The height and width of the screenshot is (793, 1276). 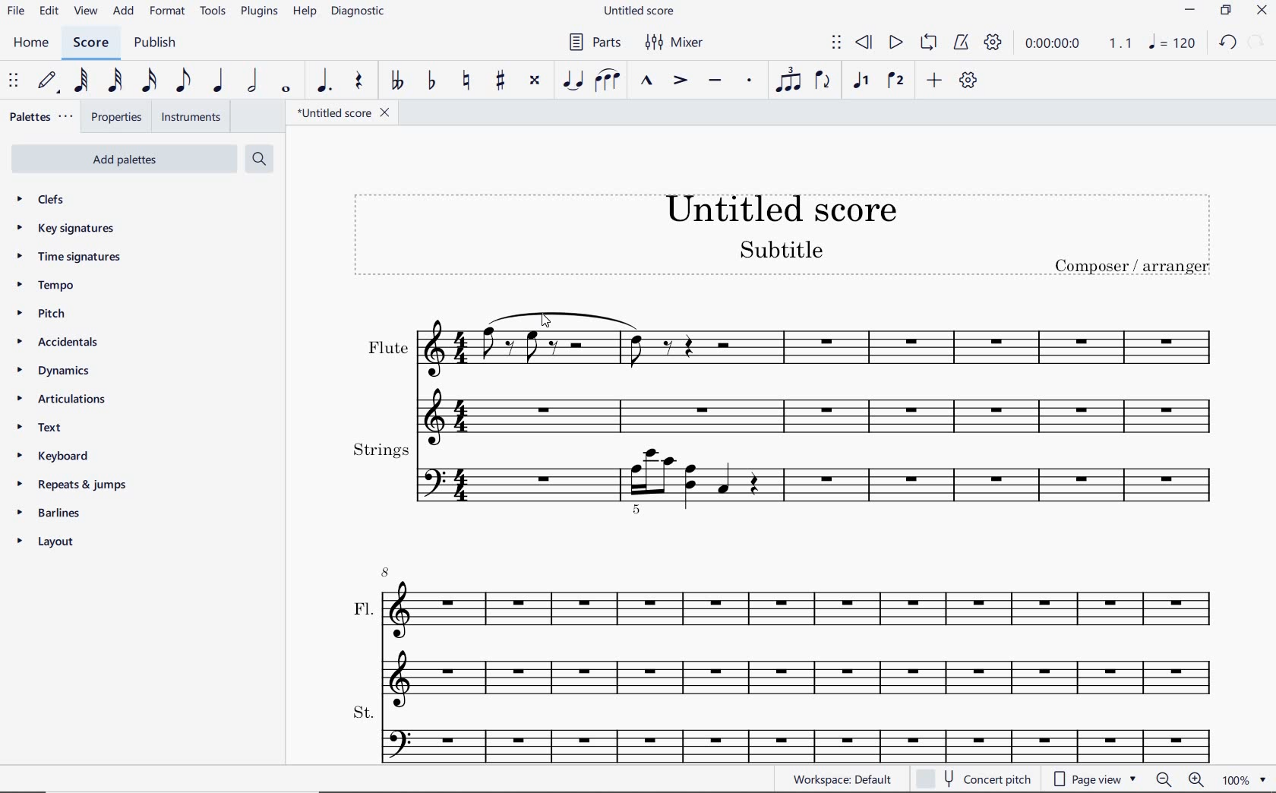 What do you see at coordinates (788, 368) in the screenshot?
I see `Flute` at bounding box center [788, 368].